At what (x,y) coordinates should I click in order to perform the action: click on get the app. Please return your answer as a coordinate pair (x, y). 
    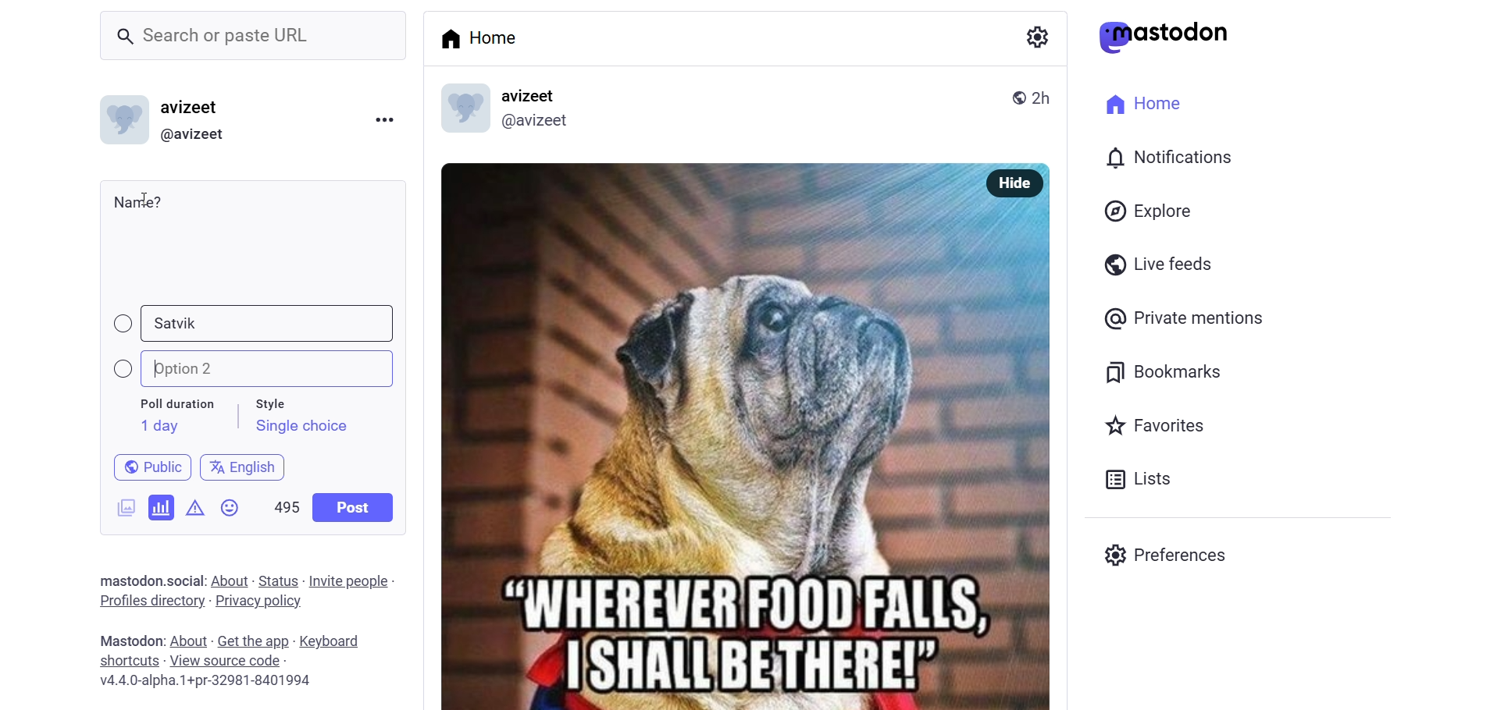
    Looking at the image, I should click on (254, 640).